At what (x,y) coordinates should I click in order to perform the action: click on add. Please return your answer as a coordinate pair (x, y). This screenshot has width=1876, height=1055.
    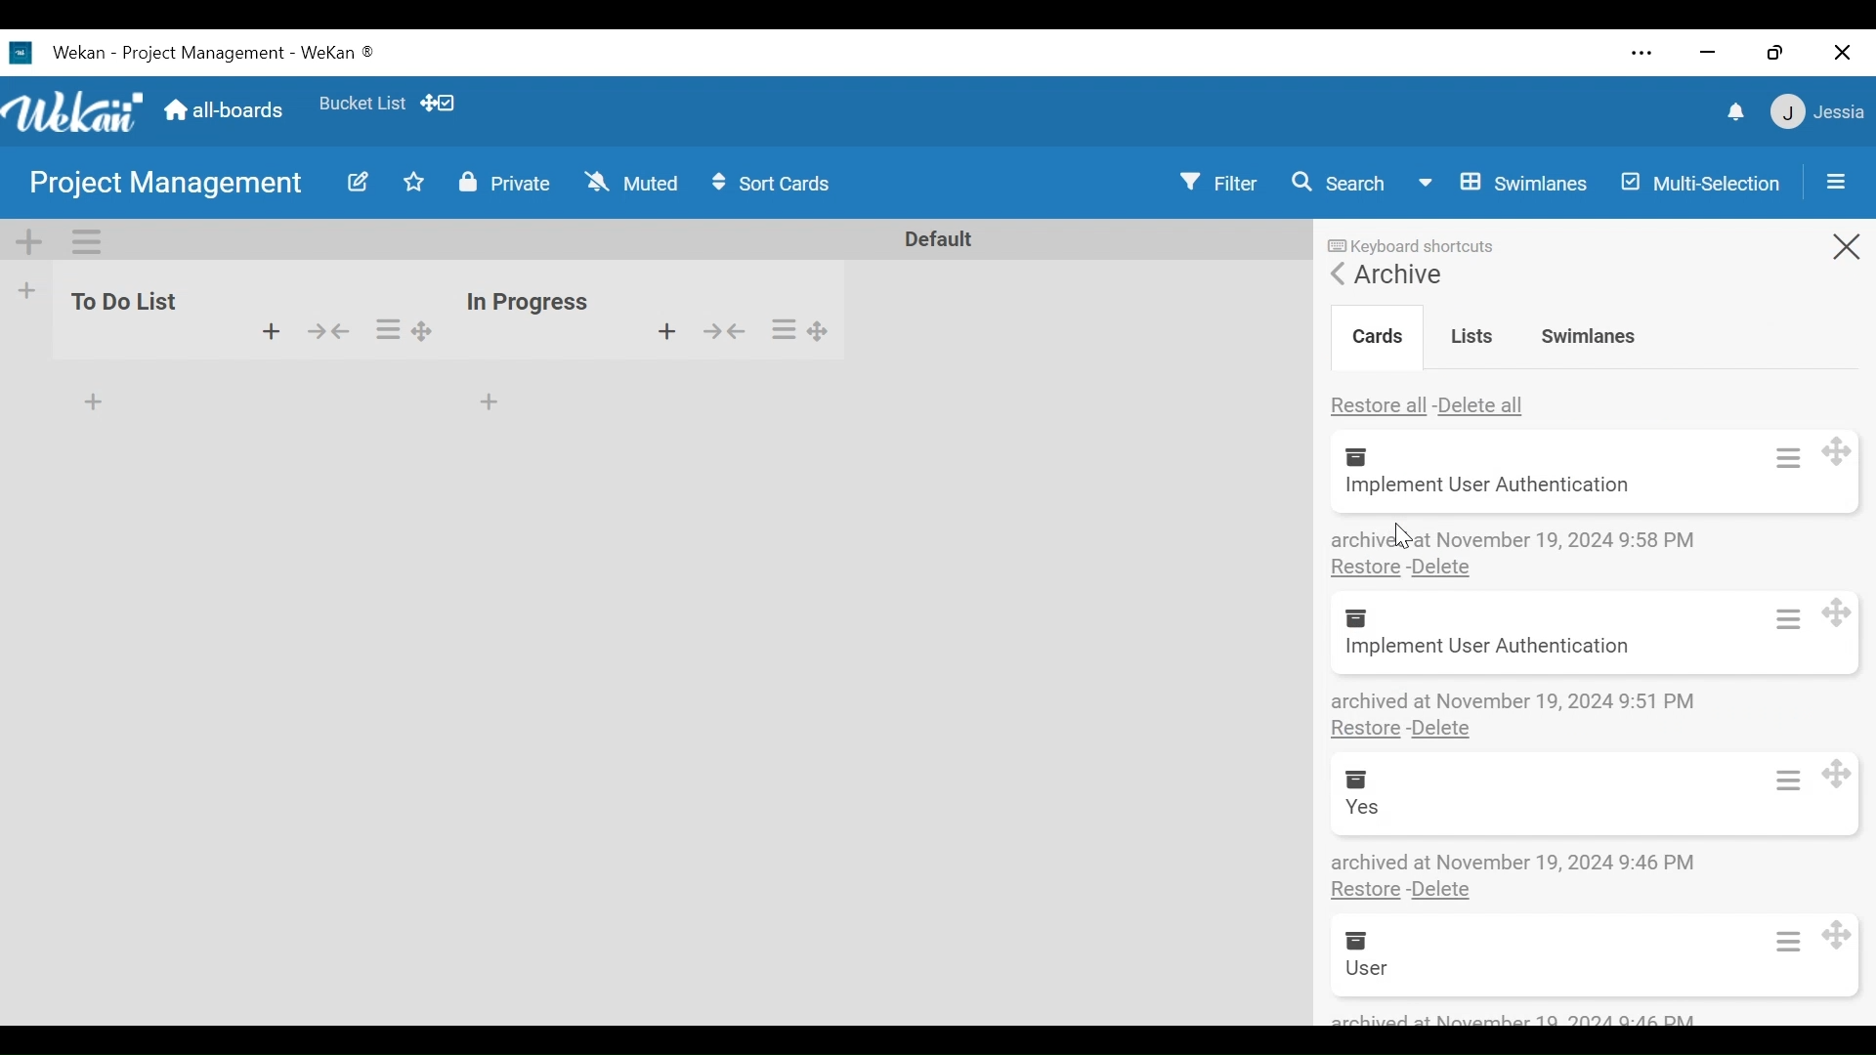
    Looking at the image, I should click on (269, 334).